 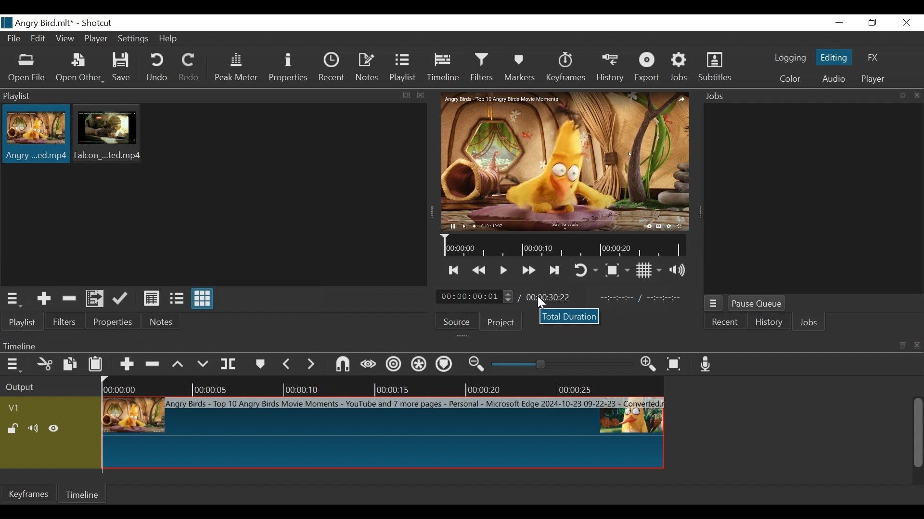 What do you see at coordinates (567, 68) in the screenshot?
I see `Keyframe` at bounding box center [567, 68].